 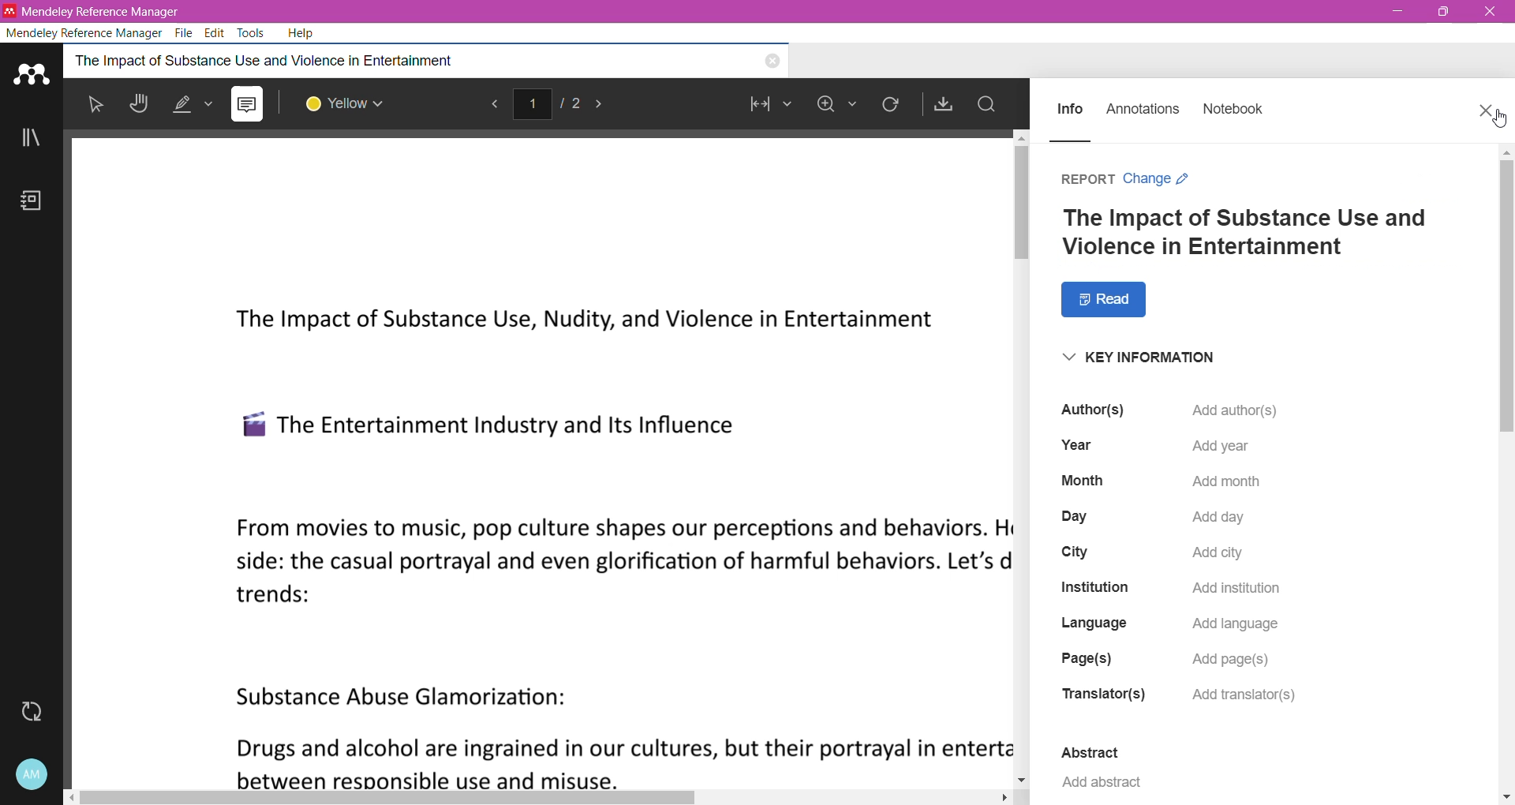 I want to click on Month, so click(x=1081, y=480).